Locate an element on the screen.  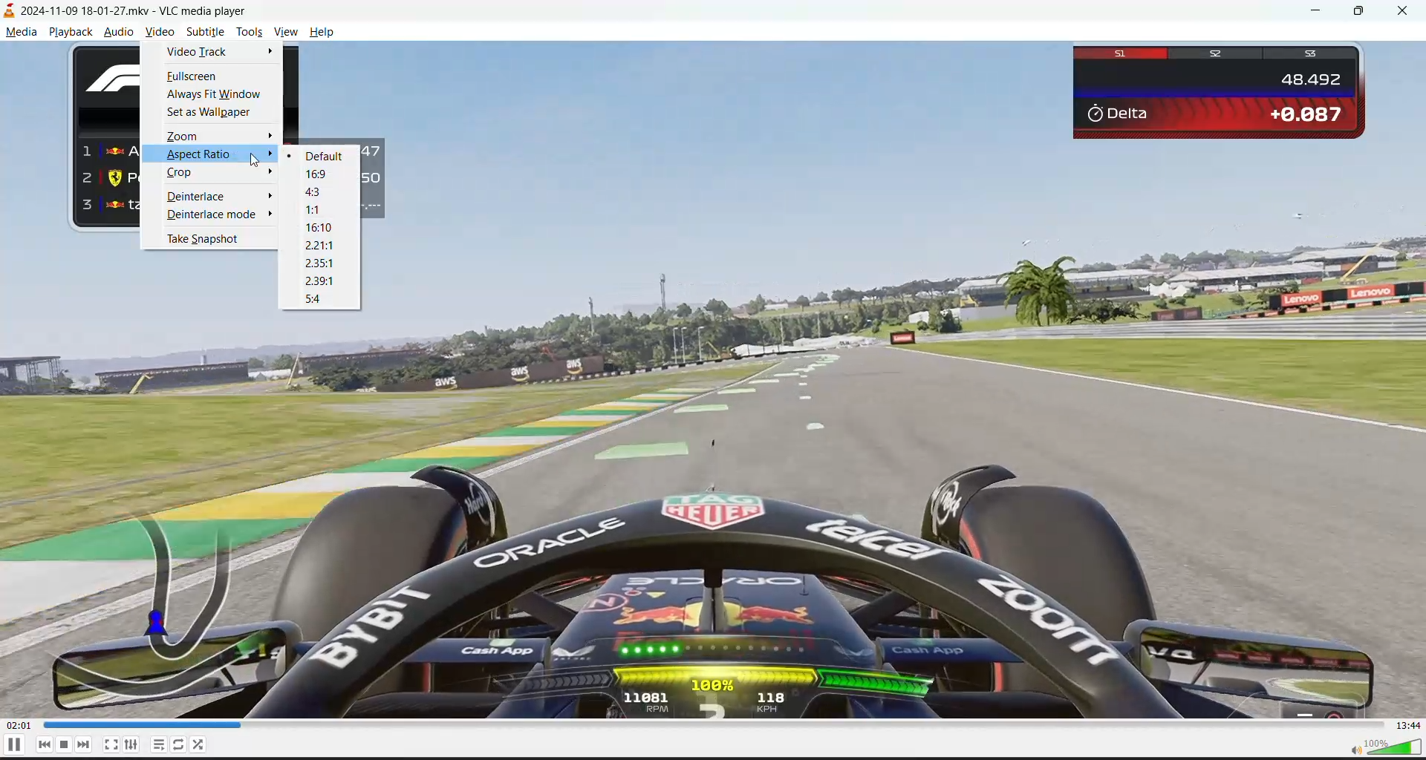
playback is located at coordinates (74, 31).